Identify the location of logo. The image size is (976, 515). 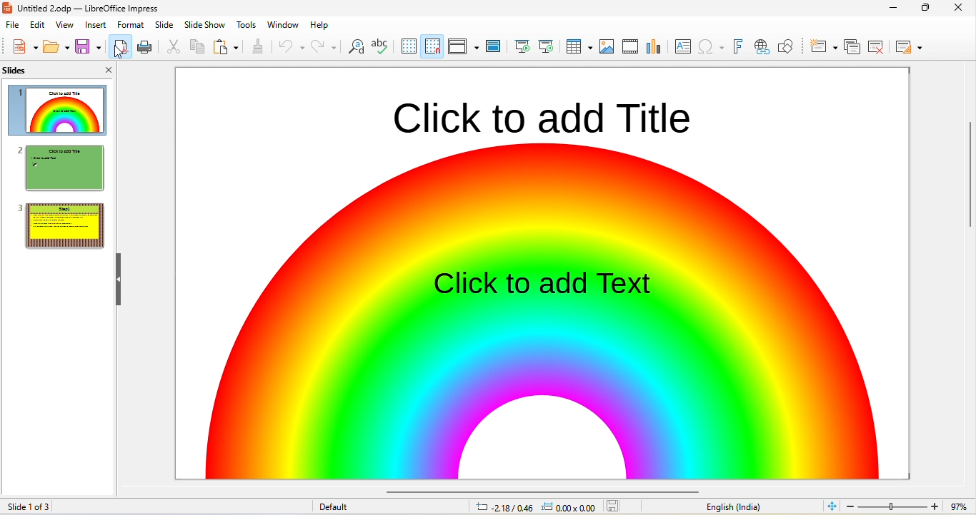
(10, 7).